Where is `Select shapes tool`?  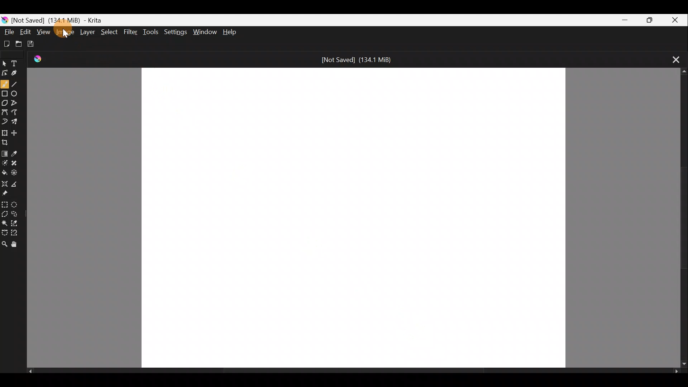 Select shapes tool is located at coordinates (5, 62).